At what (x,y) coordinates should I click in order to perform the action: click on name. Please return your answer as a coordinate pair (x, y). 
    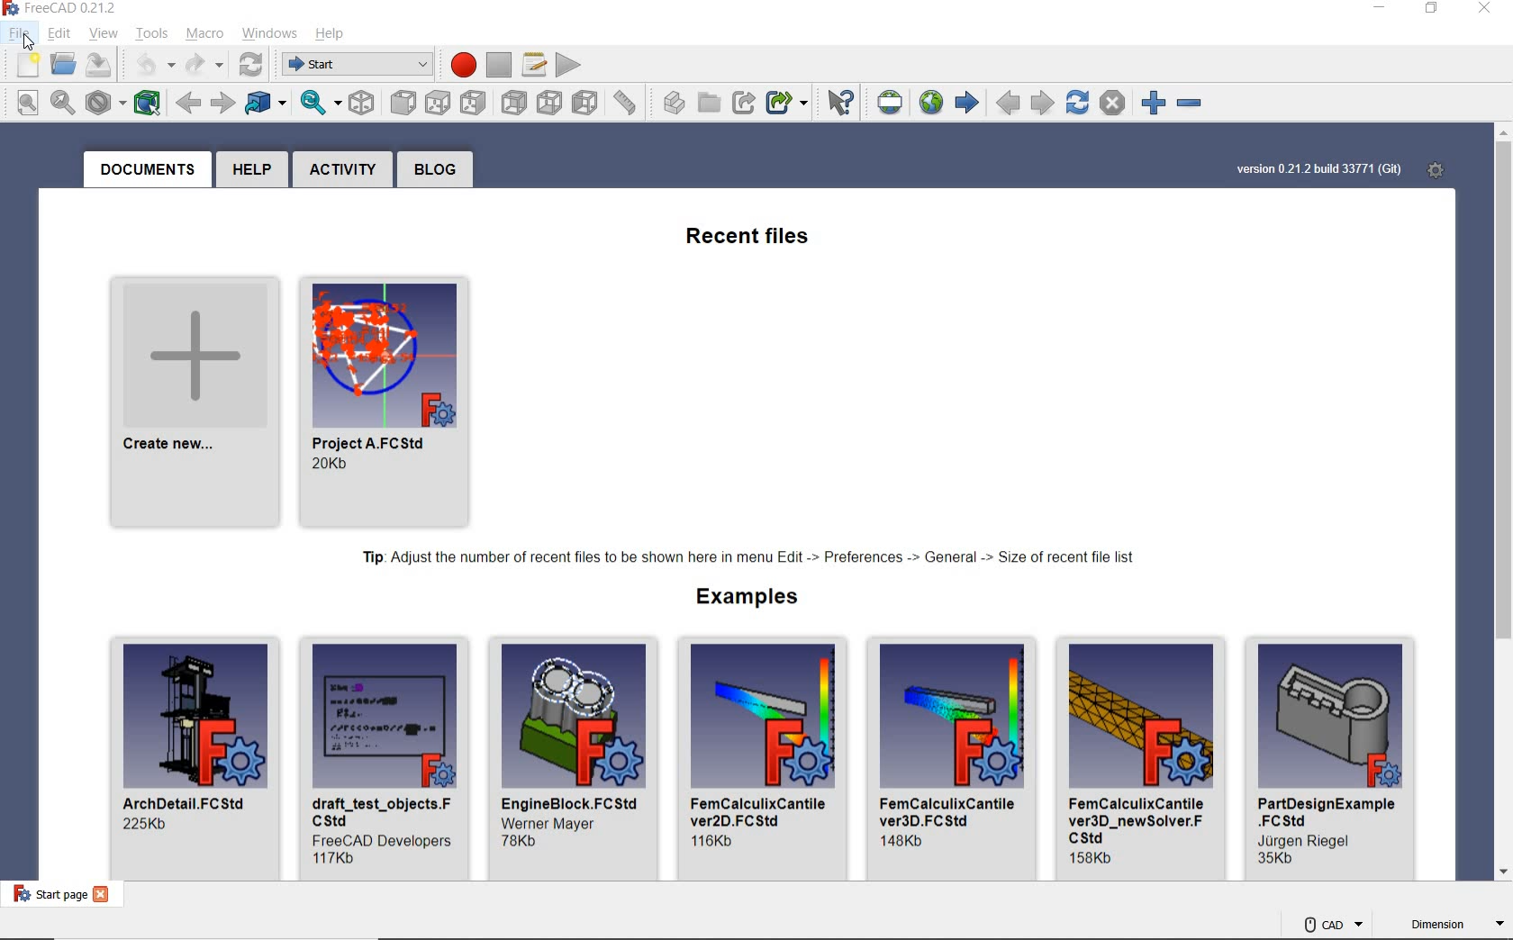
    Looking at the image, I should click on (1138, 818).